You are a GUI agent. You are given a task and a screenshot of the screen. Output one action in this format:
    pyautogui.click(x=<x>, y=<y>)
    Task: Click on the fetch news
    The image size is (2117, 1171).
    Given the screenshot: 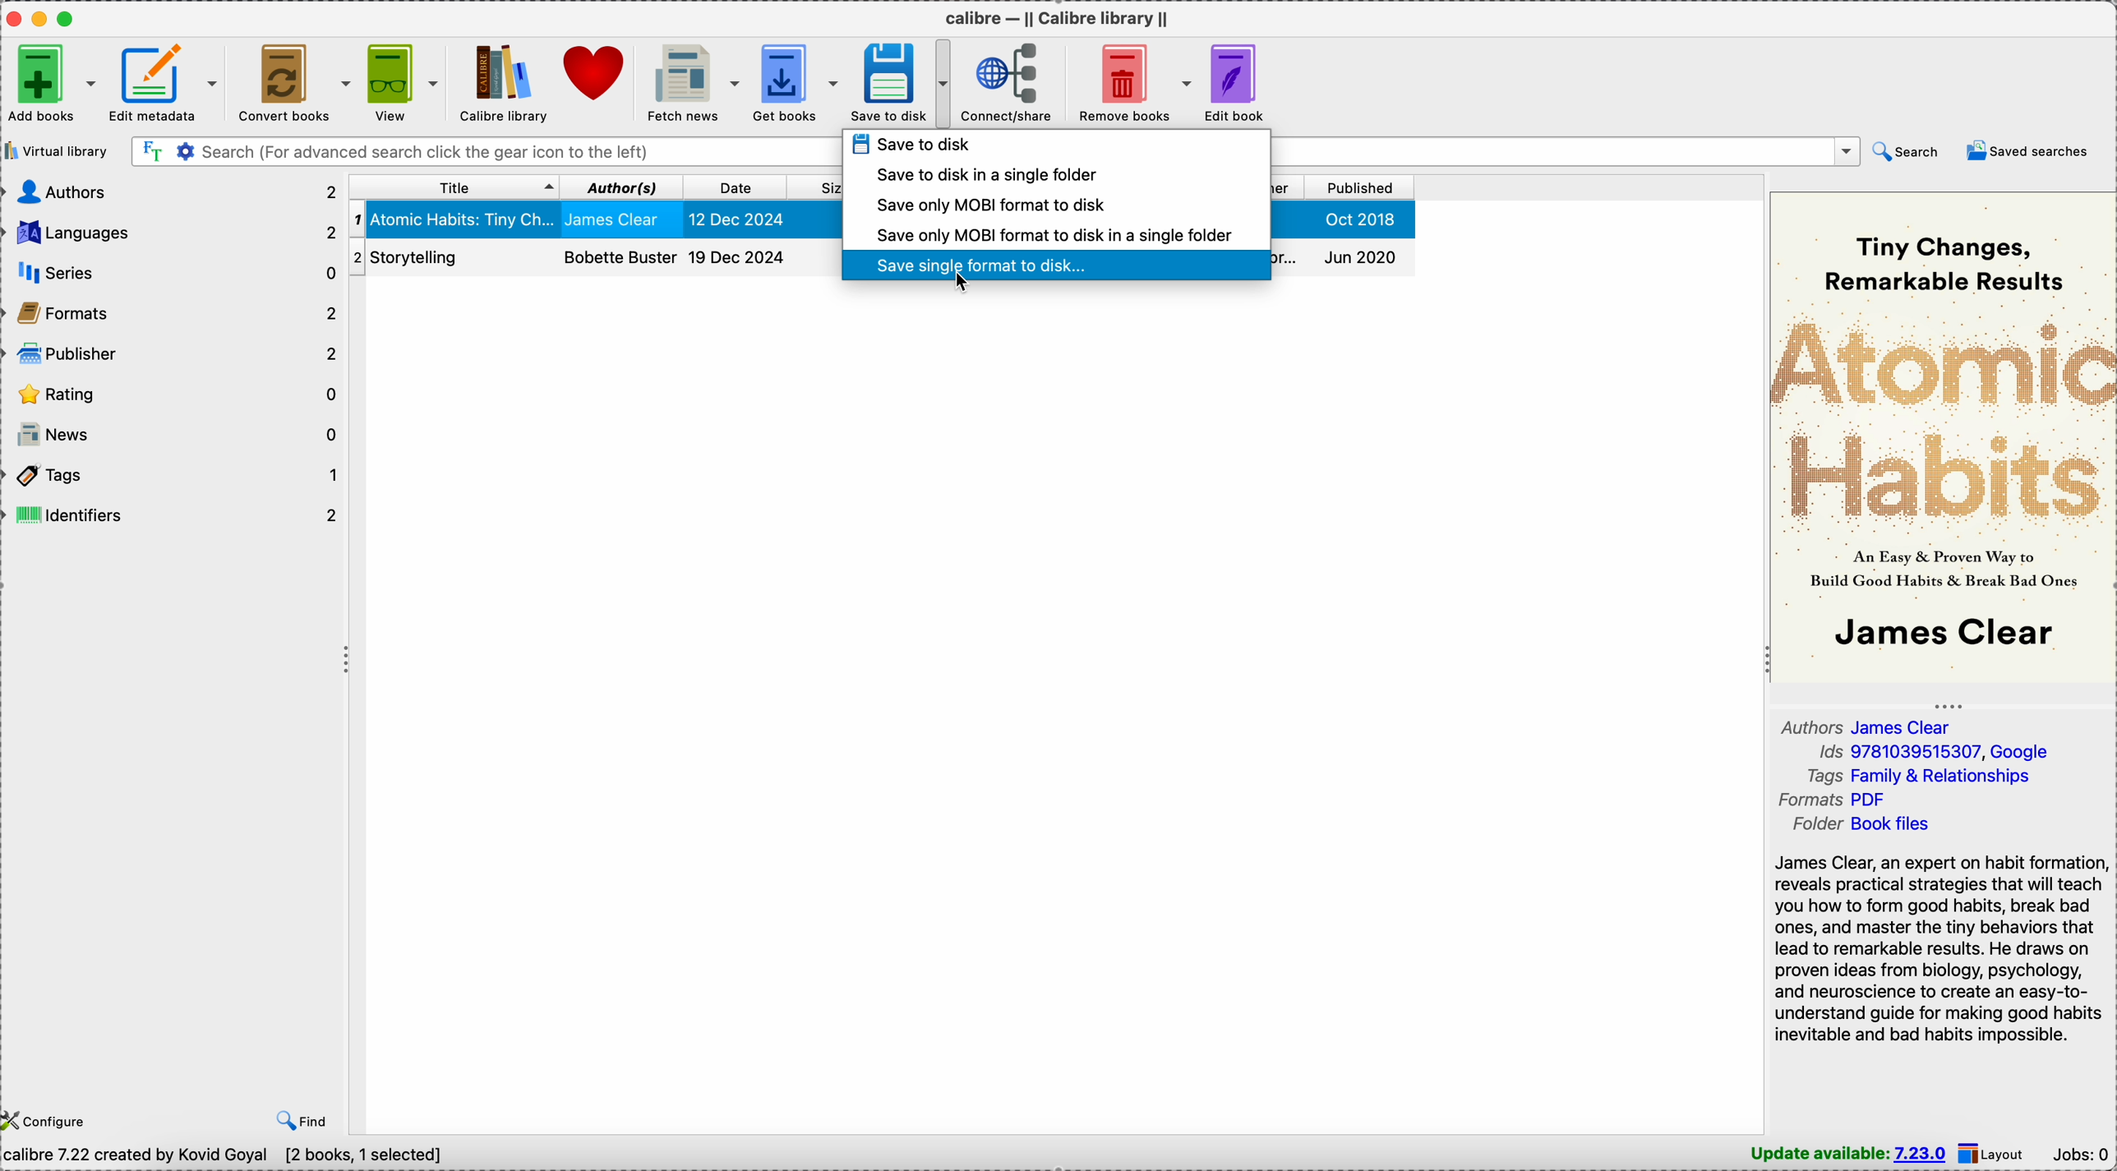 What is the action you would take?
    pyautogui.click(x=690, y=81)
    